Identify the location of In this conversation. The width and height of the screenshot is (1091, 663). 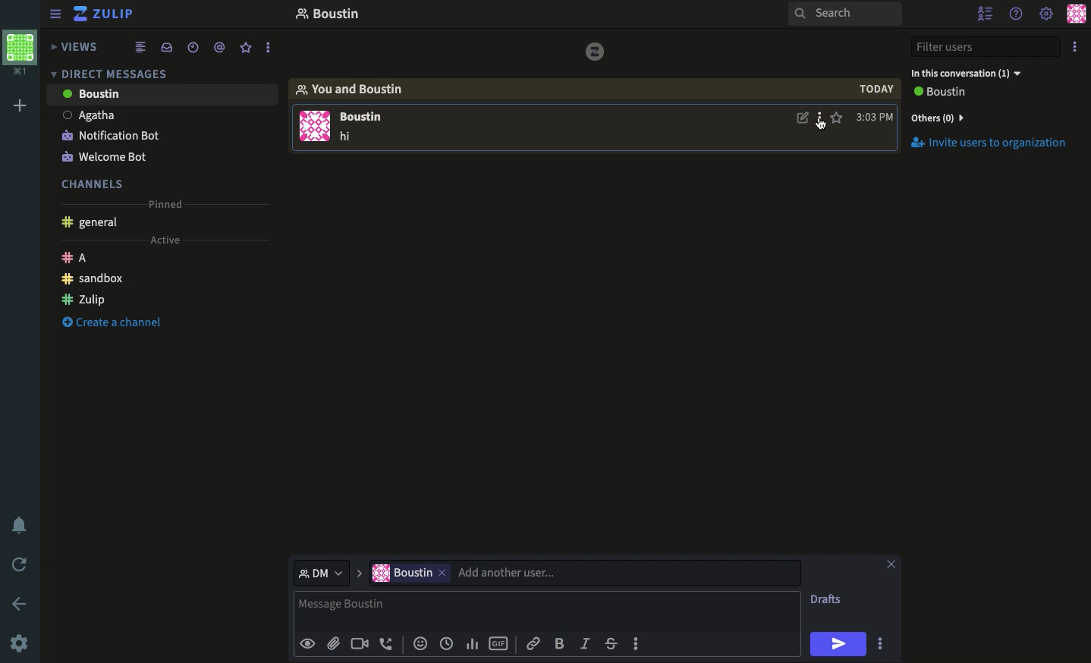
(977, 72).